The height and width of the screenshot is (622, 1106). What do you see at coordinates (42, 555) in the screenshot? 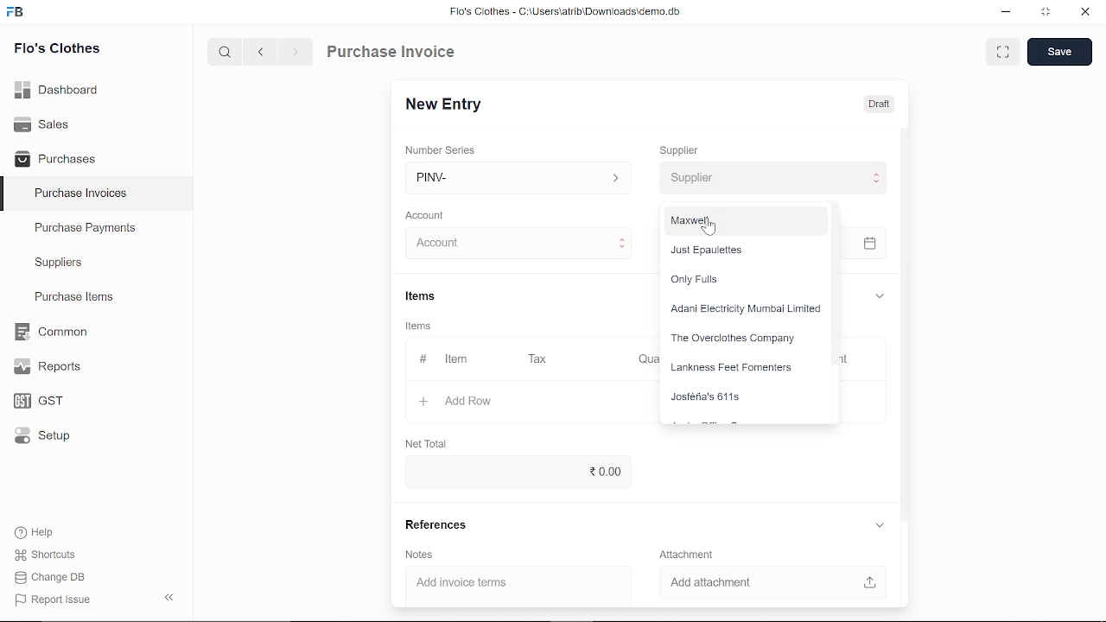
I see `Shortcuts` at bounding box center [42, 555].